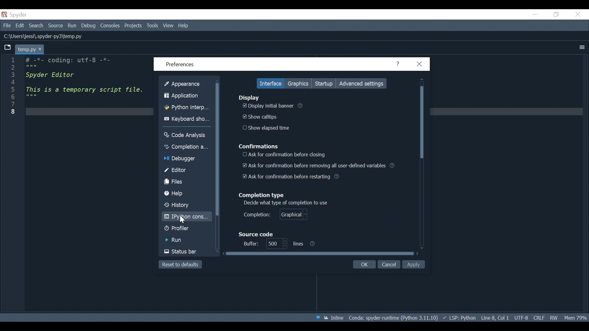 The height and width of the screenshot is (331, 589). I want to click on View, so click(168, 26).